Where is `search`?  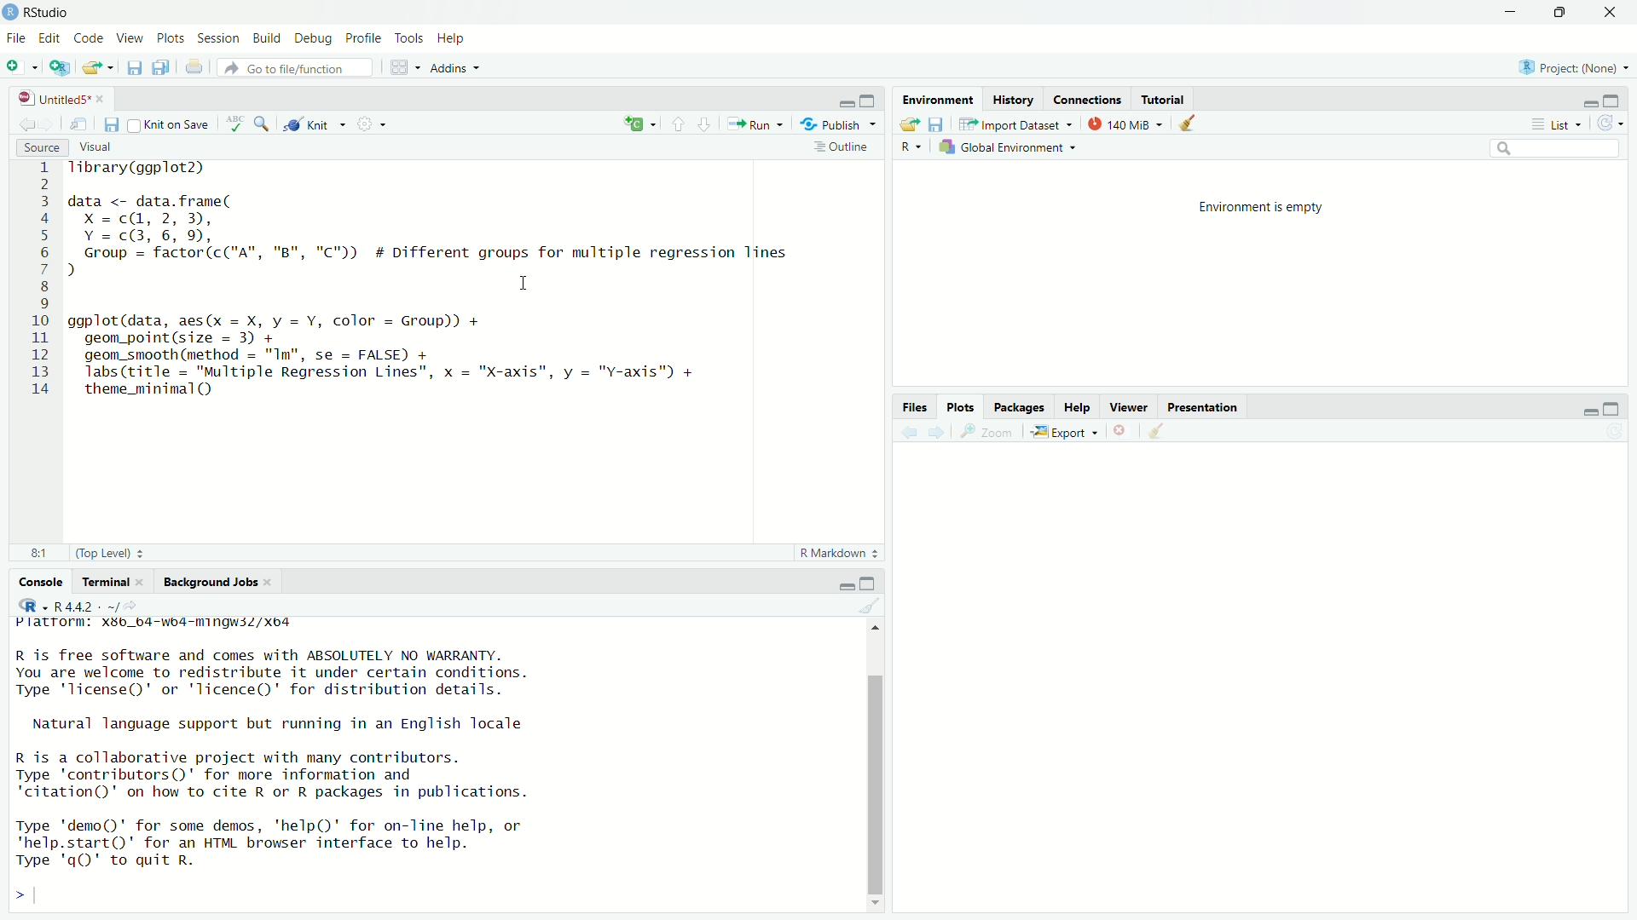 search is located at coordinates (1565, 147).